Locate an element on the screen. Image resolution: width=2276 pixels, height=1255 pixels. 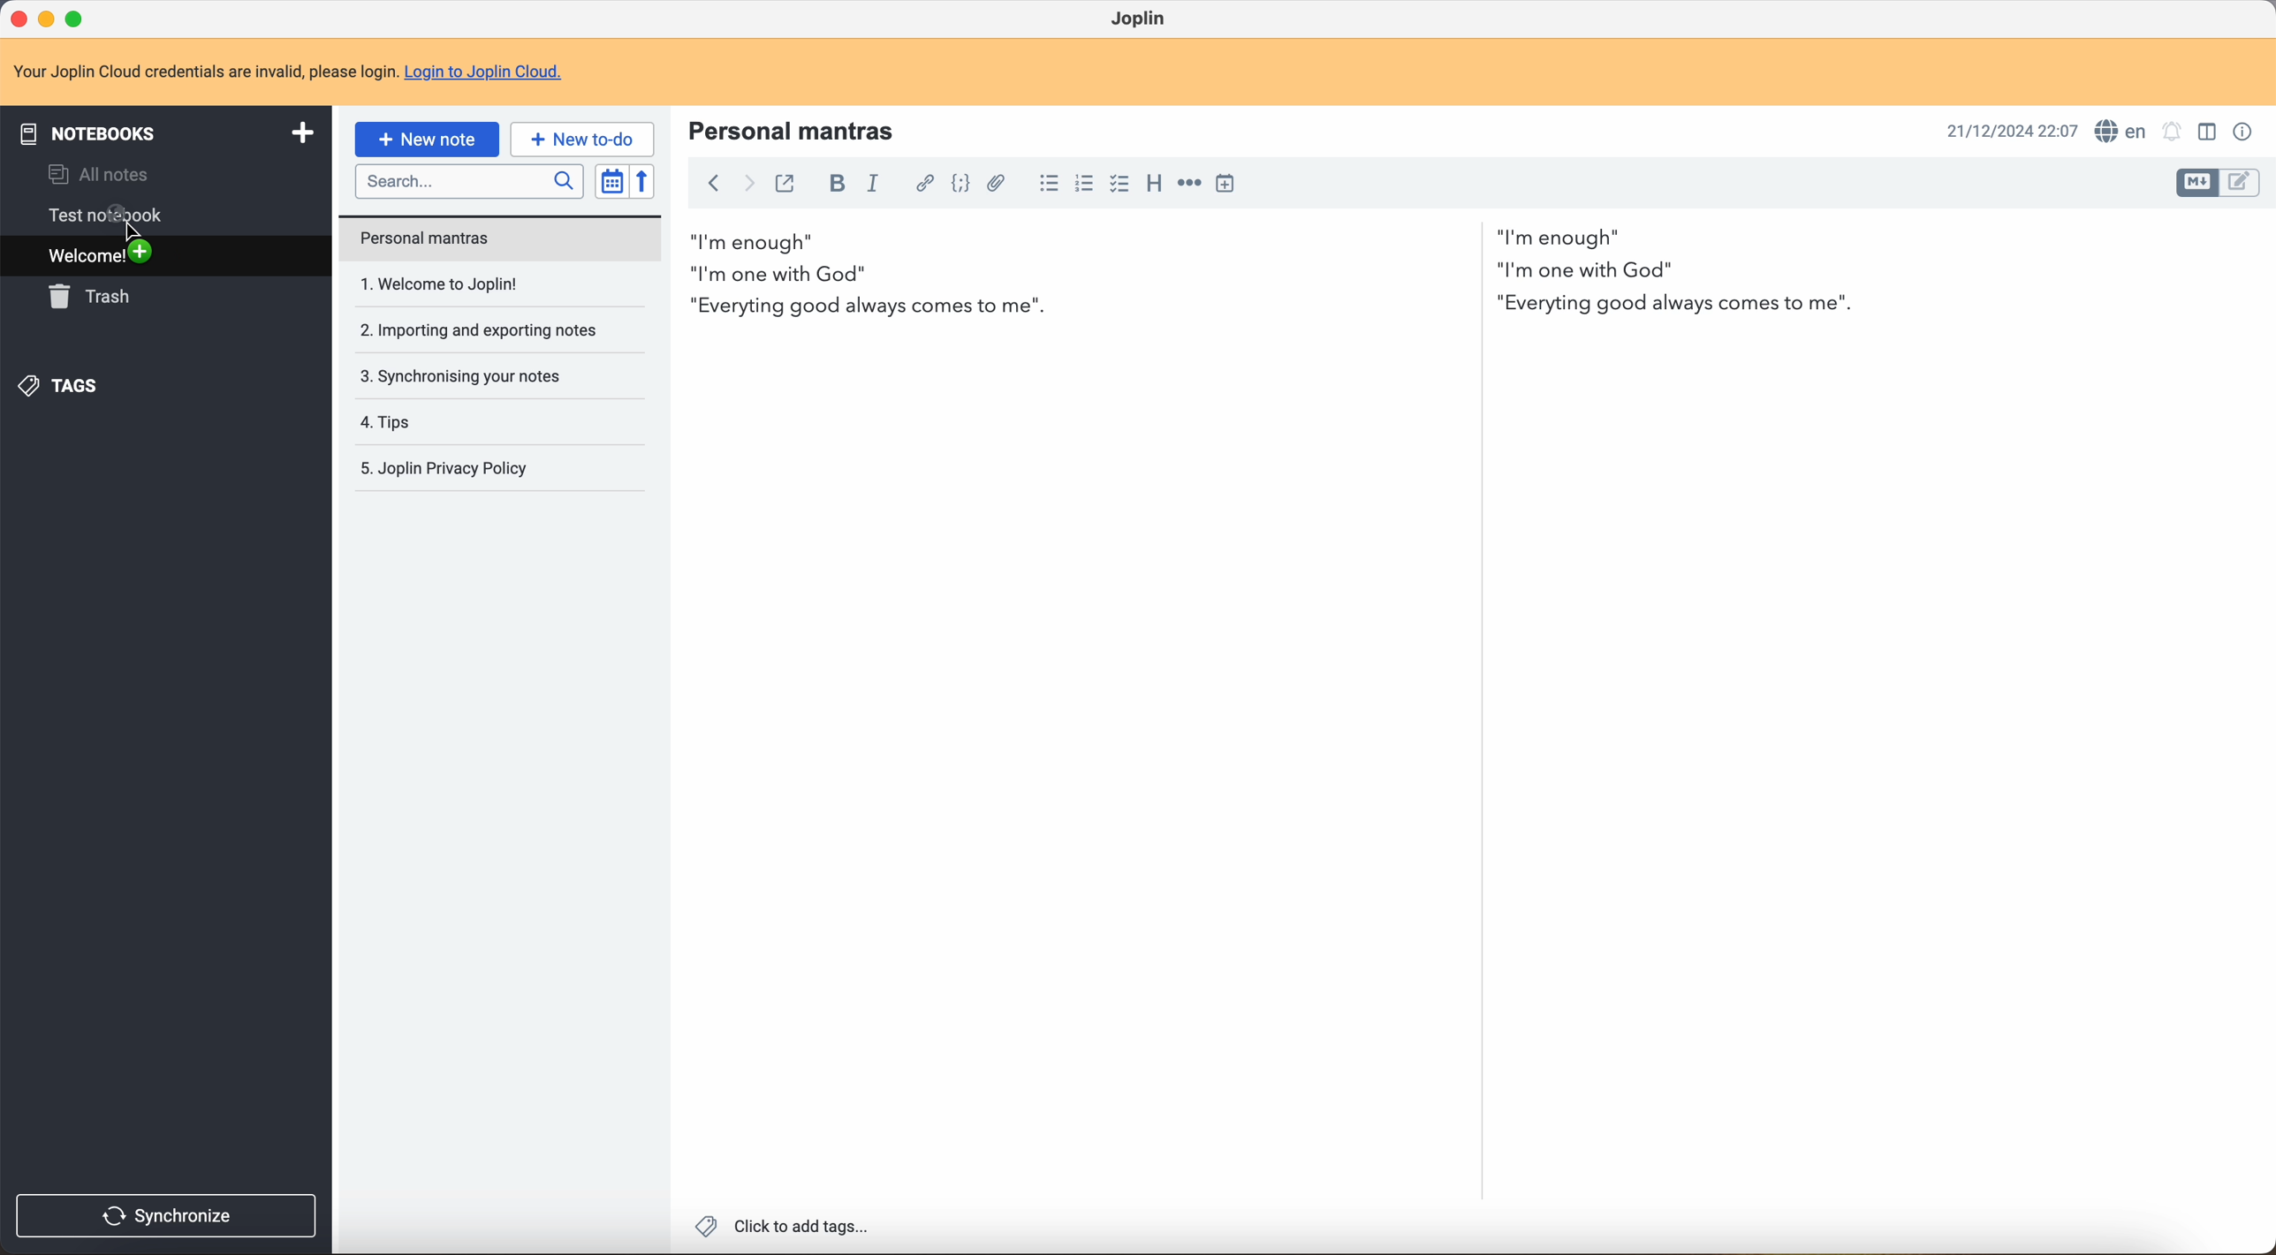
foward is located at coordinates (749, 183).